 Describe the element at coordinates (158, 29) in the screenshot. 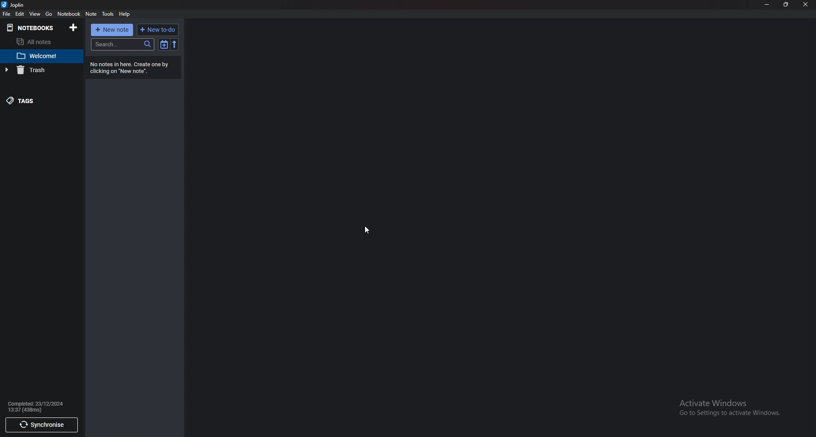

I see `New to do` at that location.